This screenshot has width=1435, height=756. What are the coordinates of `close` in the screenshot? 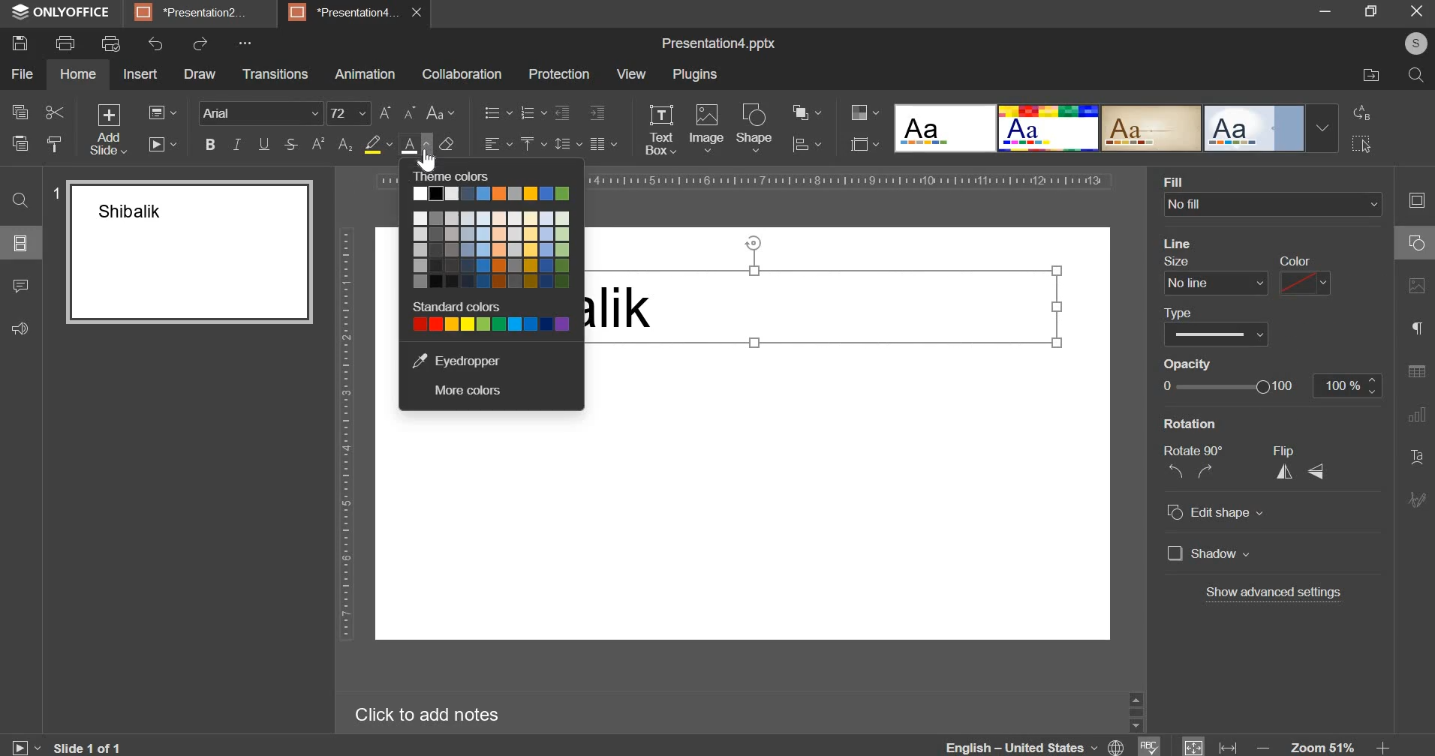 It's located at (421, 16).